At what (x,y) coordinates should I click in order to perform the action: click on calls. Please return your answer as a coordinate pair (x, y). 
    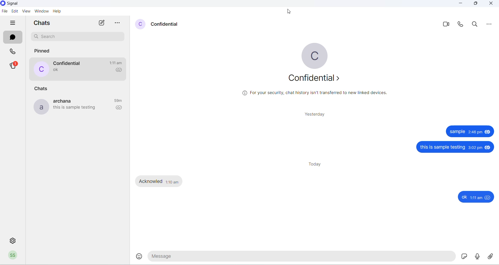
    Looking at the image, I should click on (13, 52).